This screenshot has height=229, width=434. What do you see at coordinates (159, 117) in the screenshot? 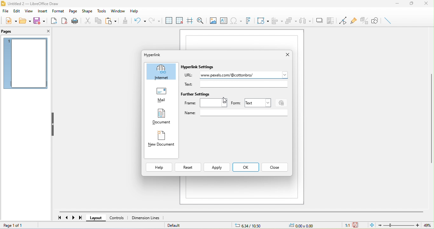
I see `document` at bounding box center [159, 117].